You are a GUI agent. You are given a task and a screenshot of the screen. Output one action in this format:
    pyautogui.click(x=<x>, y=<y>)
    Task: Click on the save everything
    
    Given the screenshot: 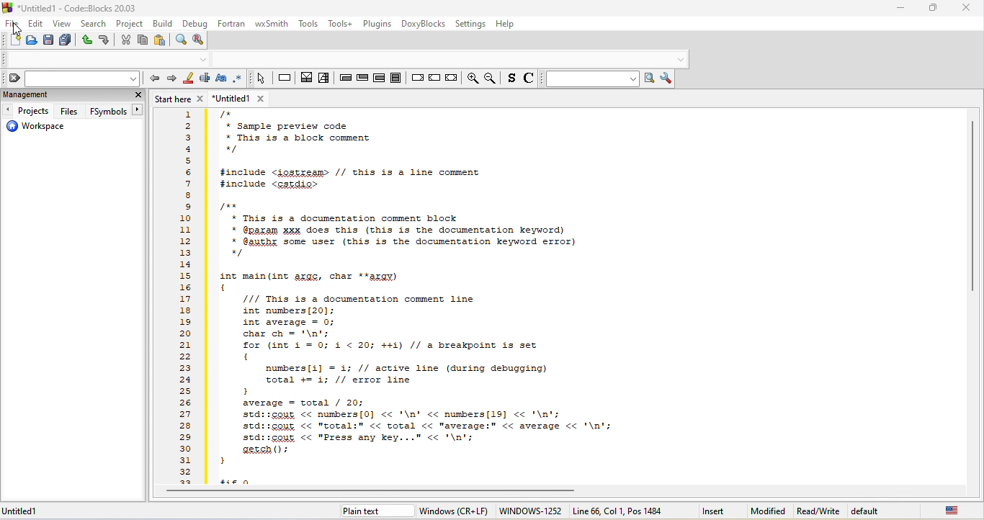 What is the action you would take?
    pyautogui.click(x=64, y=41)
    